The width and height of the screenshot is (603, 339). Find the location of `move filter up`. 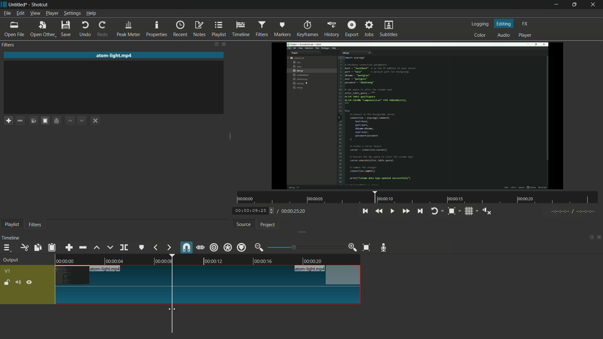

move filter up is located at coordinates (71, 121).